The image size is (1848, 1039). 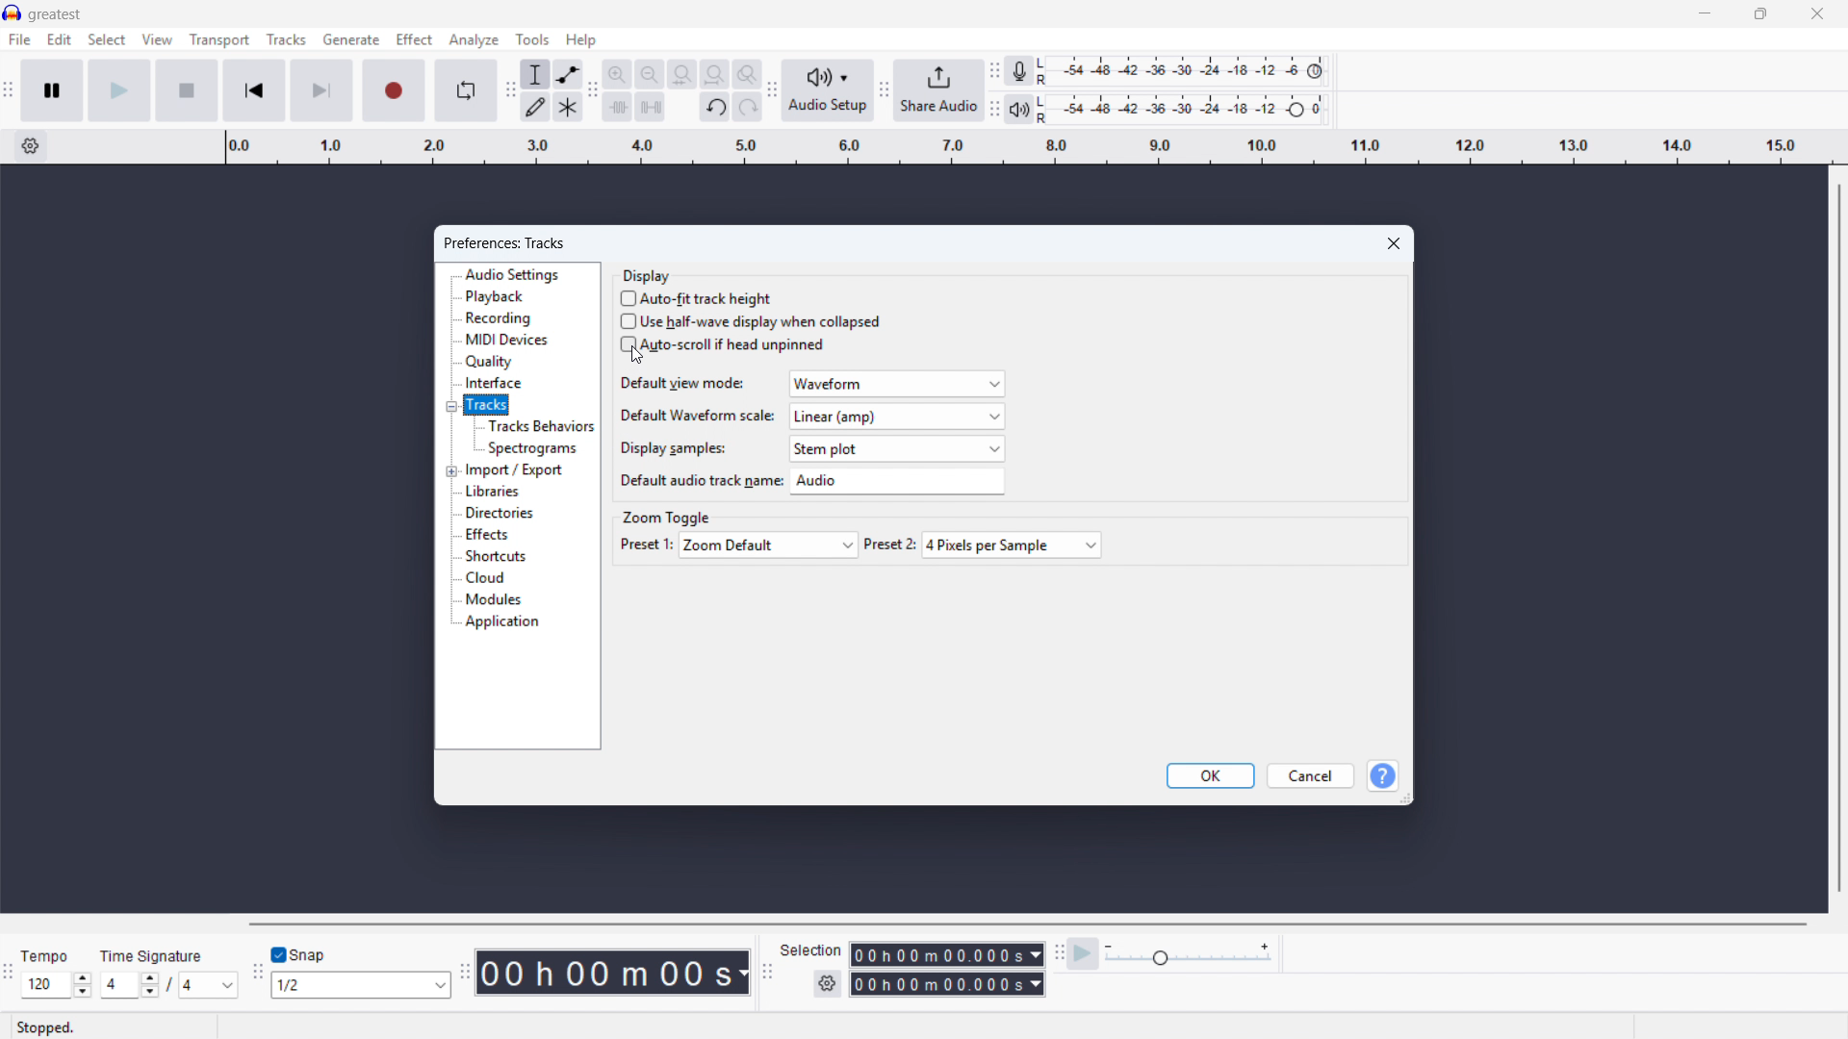 What do you see at coordinates (940, 90) in the screenshot?
I see `share audio` at bounding box center [940, 90].